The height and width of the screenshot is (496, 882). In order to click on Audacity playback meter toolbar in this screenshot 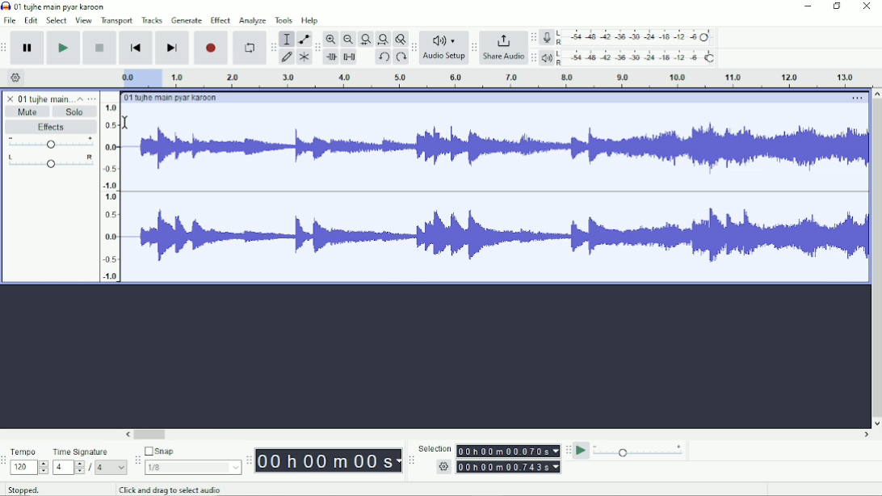, I will do `click(533, 57)`.